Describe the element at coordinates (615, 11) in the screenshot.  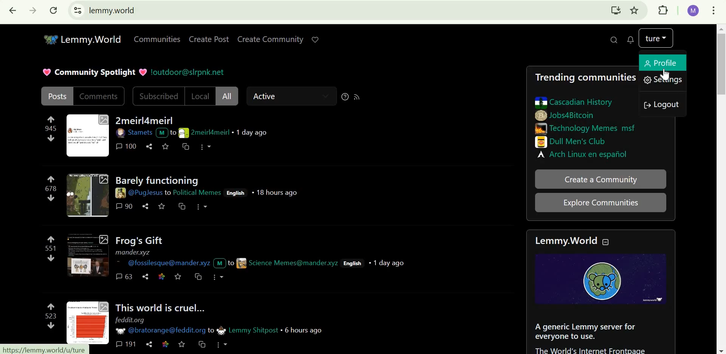
I see `install lemmy.world` at that location.